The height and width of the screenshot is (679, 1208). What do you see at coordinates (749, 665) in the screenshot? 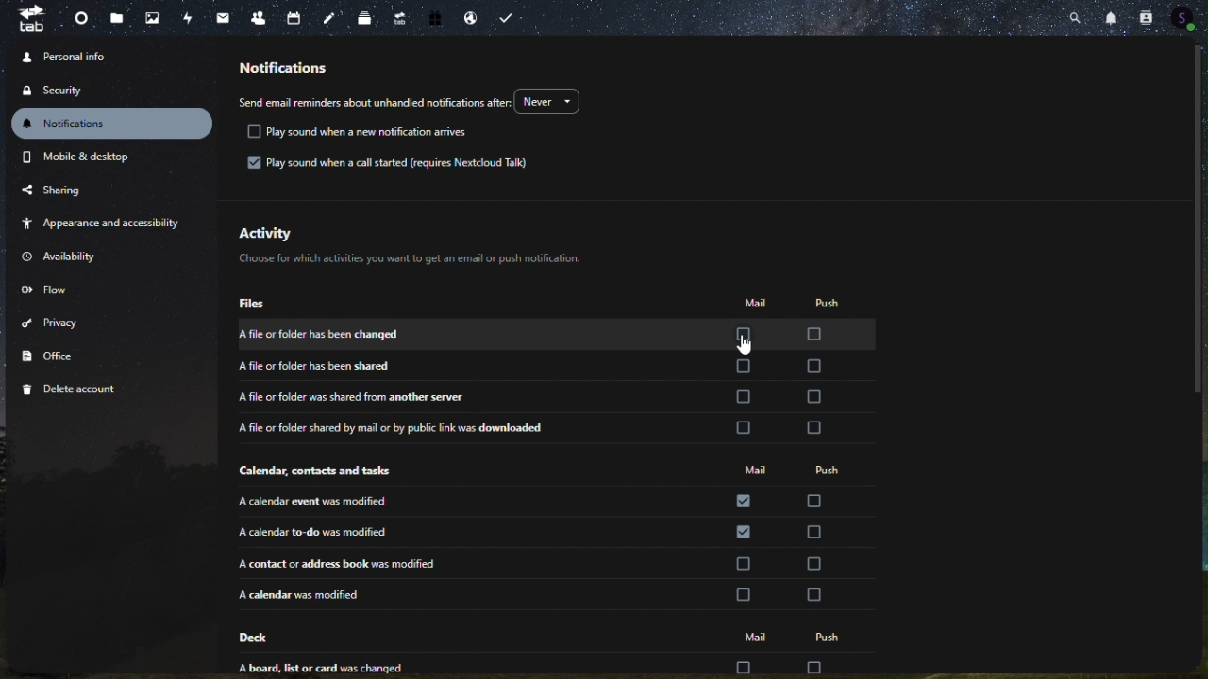
I see `check box` at bounding box center [749, 665].